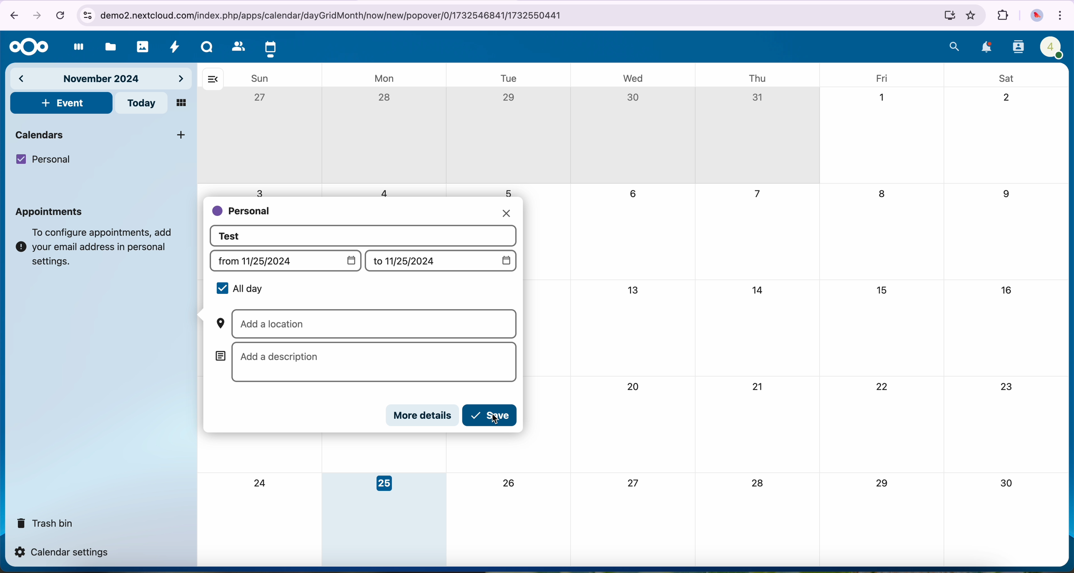 This screenshot has height=573, width=1074. Describe the element at coordinates (386, 78) in the screenshot. I see `mon` at that location.